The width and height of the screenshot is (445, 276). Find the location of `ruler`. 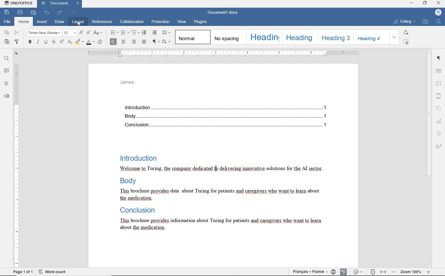

ruler is located at coordinates (17, 159).